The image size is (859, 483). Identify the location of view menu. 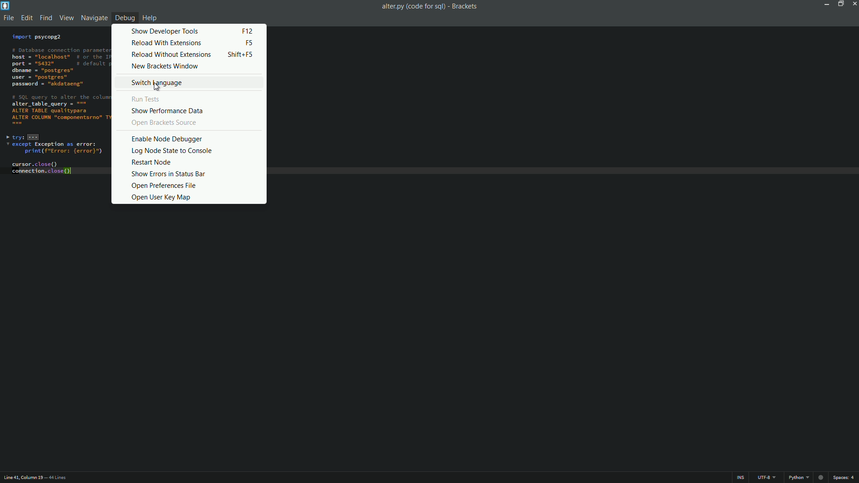
(66, 17).